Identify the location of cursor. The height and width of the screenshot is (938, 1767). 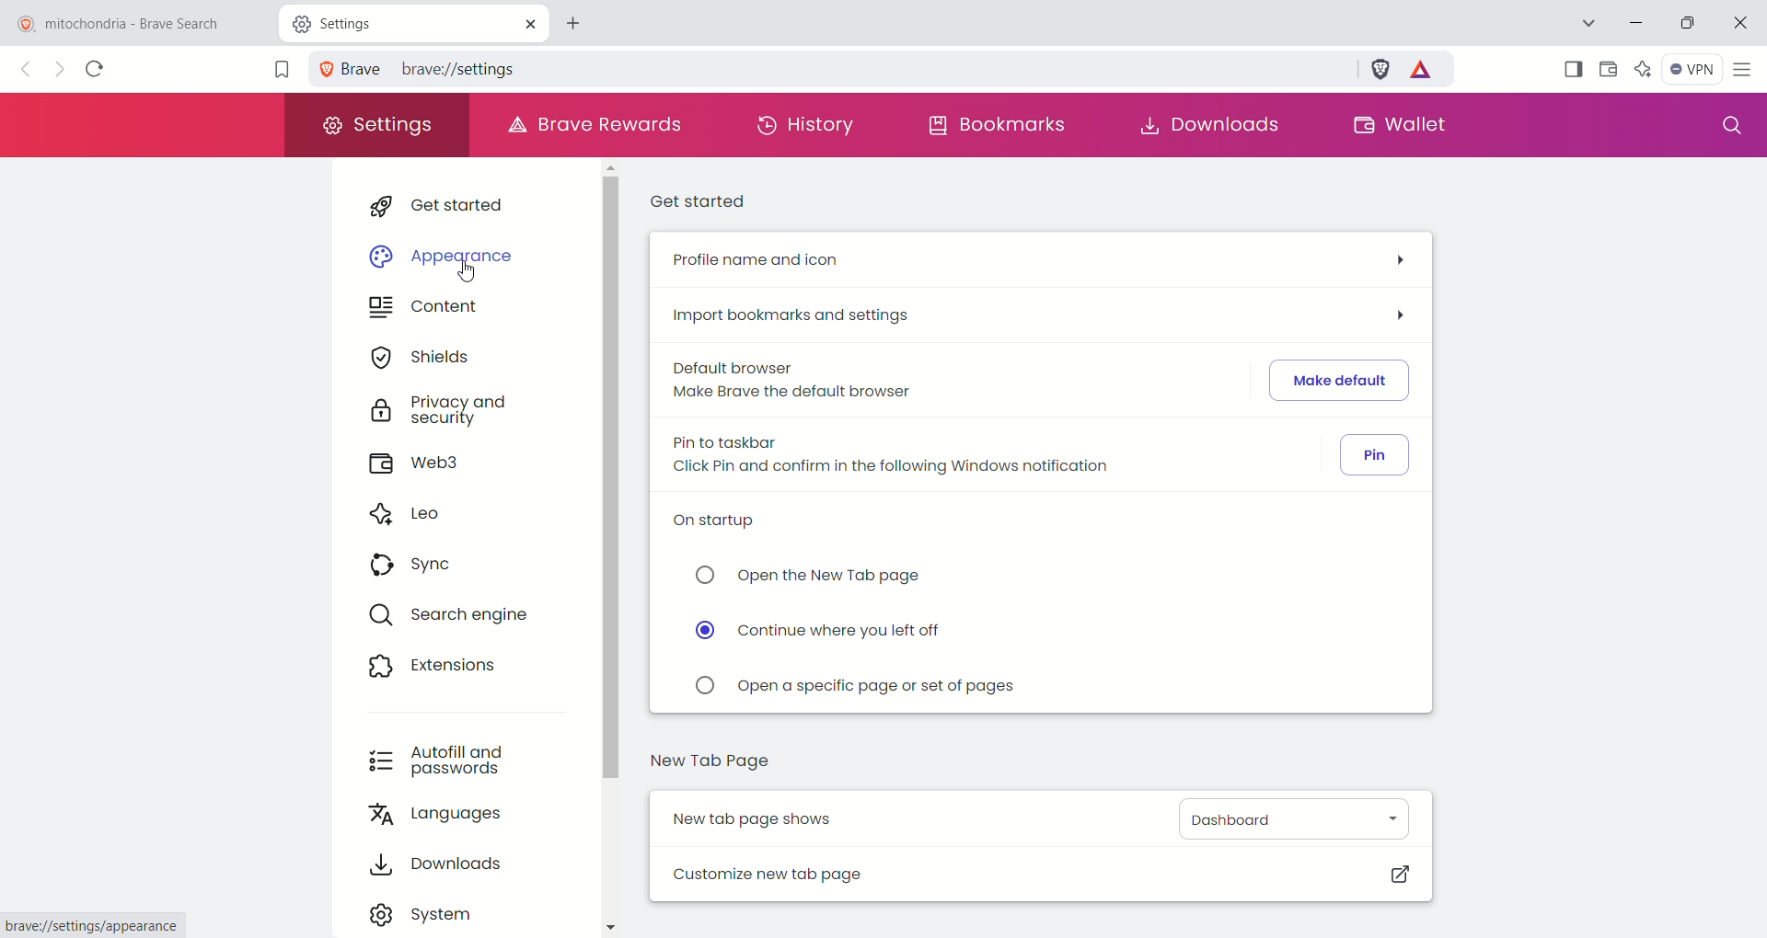
(488, 279).